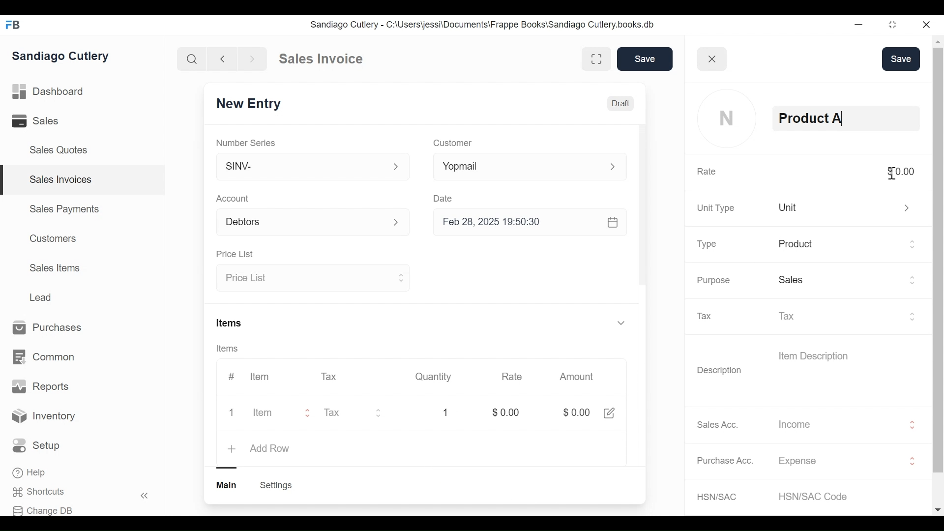 This screenshot has height=531, width=944. I want to click on Tax, so click(331, 377).